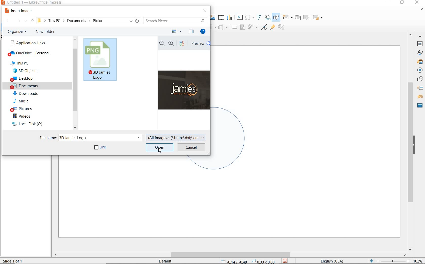 The image size is (425, 264). What do you see at coordinates (249, 17) in the screenshot?
I see `insert special characters` at bounding box center [249, 17].